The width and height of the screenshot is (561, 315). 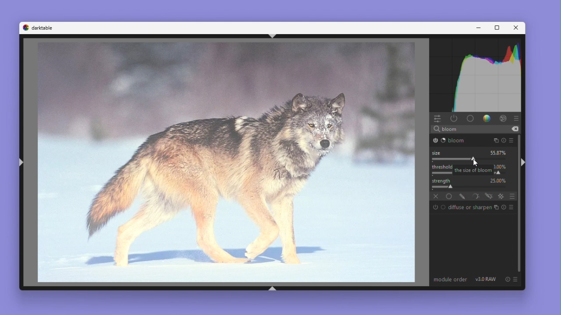 What do you see at coordinates (227, 163) in the screenshot?
I see `image` at bounding box center [227, 163].